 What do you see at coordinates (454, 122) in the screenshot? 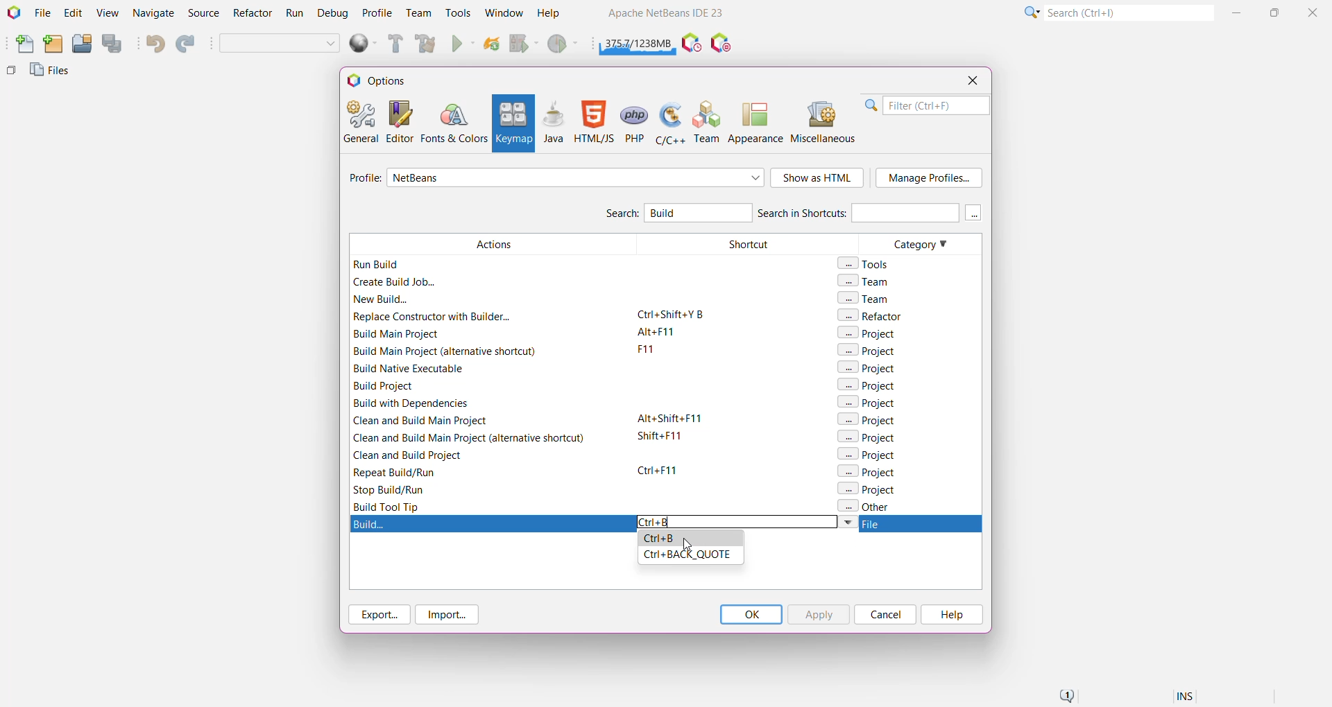
I see `Fonts and Colors` at bounding box center [454, 122].